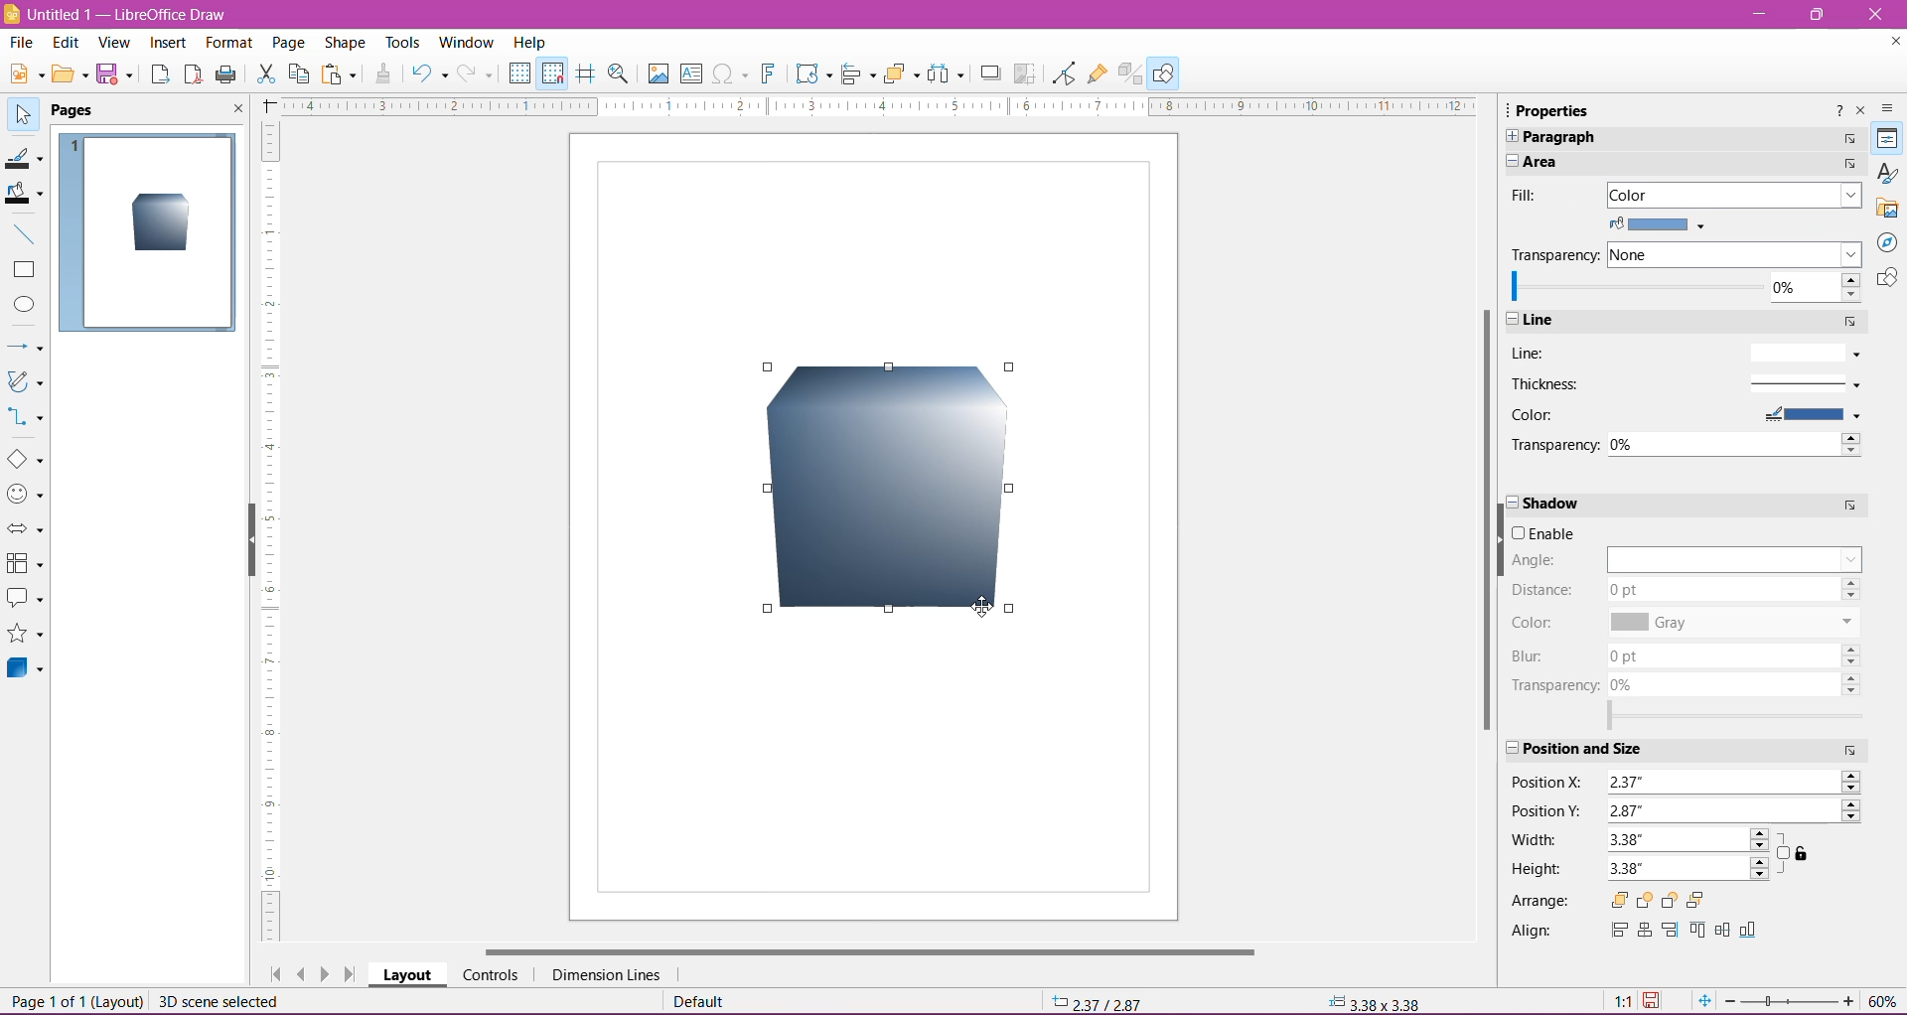 The image size is (1907, 1015). What do you see at coordinates (1692, 838) in the screenshot?
I see `Emter a width for the selected object` at bounding box center [1692, 838].